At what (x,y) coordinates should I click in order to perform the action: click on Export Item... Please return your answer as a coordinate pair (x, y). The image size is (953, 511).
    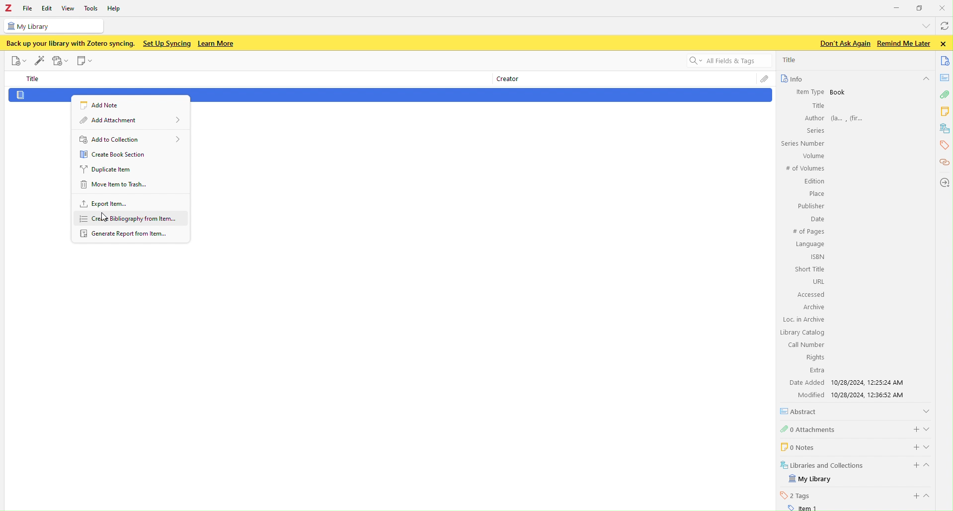
    Looking at the image, I should click on (105, 203).